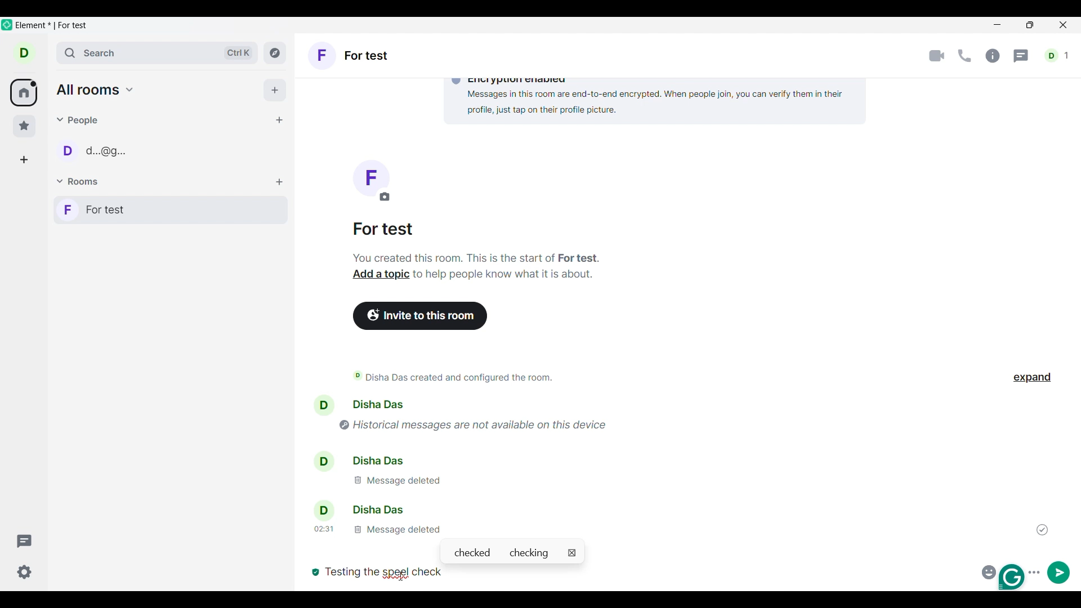 The image size is (1081, 608). What do you see at coordinates (1064, 26) in the screenshot?
I see `Close interface` at bounding box center [1064, 26].